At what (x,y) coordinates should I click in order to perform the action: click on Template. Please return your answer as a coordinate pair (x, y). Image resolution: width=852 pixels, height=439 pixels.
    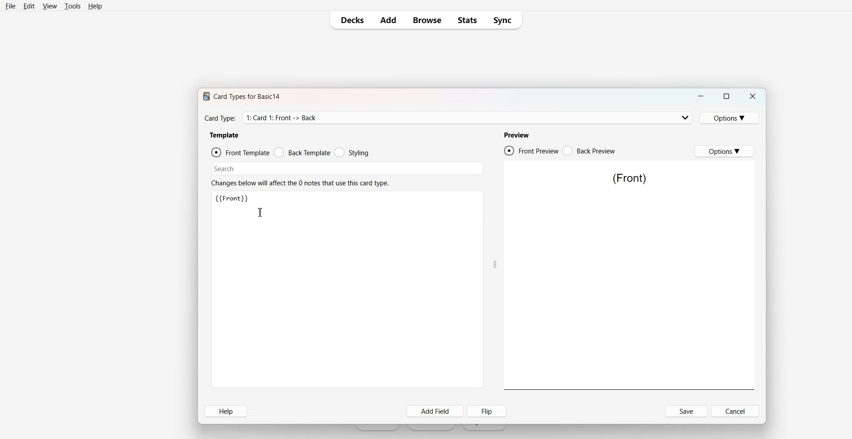
    Looking at the image, I should click on (225, 135).